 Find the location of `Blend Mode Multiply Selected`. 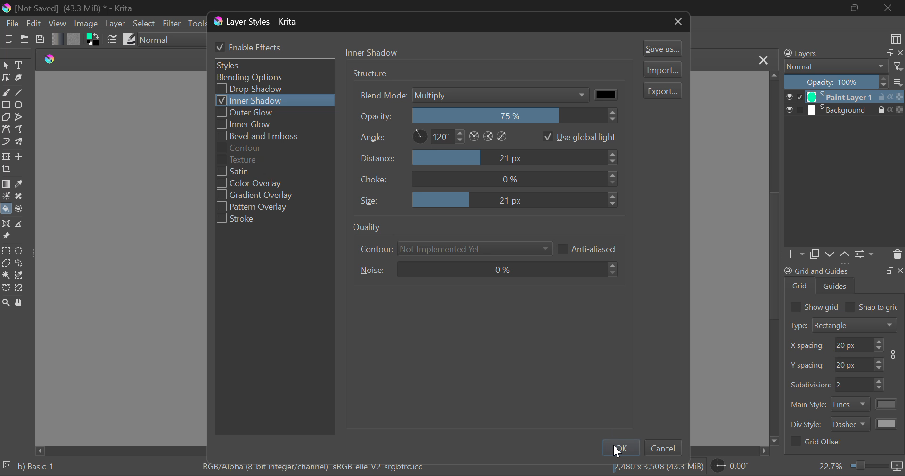

Blend Mode Multiply Selected is located at coordinates (490, 93).